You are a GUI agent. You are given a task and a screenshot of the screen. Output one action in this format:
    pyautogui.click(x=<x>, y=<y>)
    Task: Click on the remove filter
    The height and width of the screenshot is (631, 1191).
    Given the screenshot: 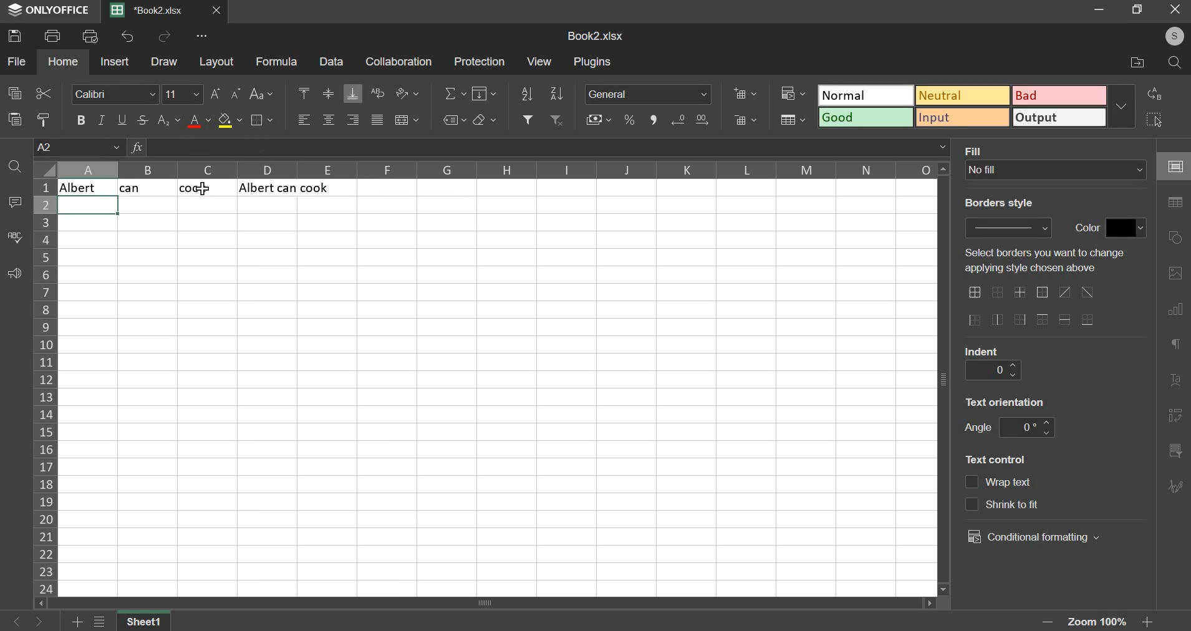 What is the action you would take?
    pyautogui.click(x=558, y=119)
    